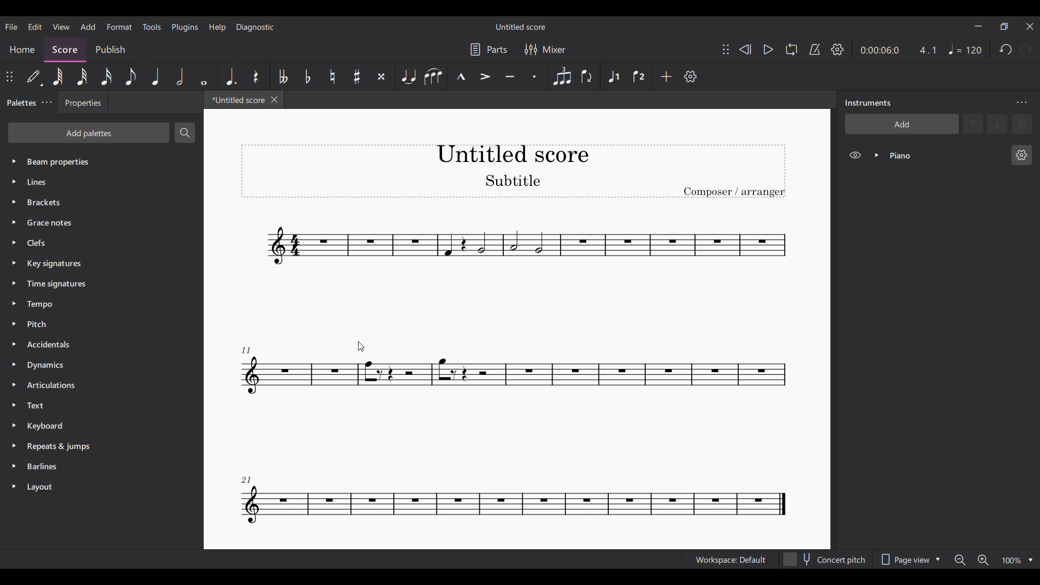  What do you see at coordinates (768, 49) in the screenshot?
I see `Play` at bounding box center [768, 49].